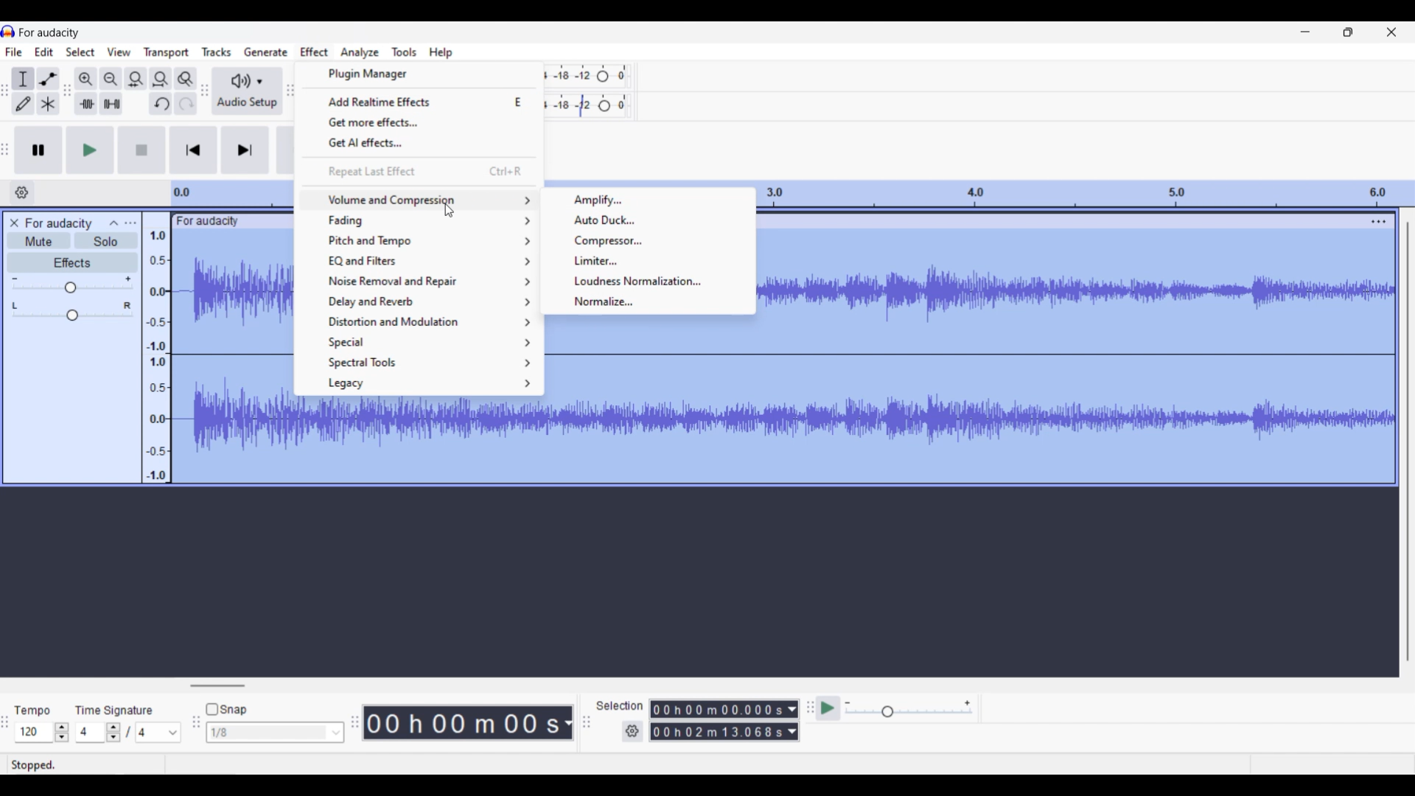 This screenshot has width=1415, height=796. Describe the element at coordinates (39, 150) in the screenshot. I see `Pause` at that location.